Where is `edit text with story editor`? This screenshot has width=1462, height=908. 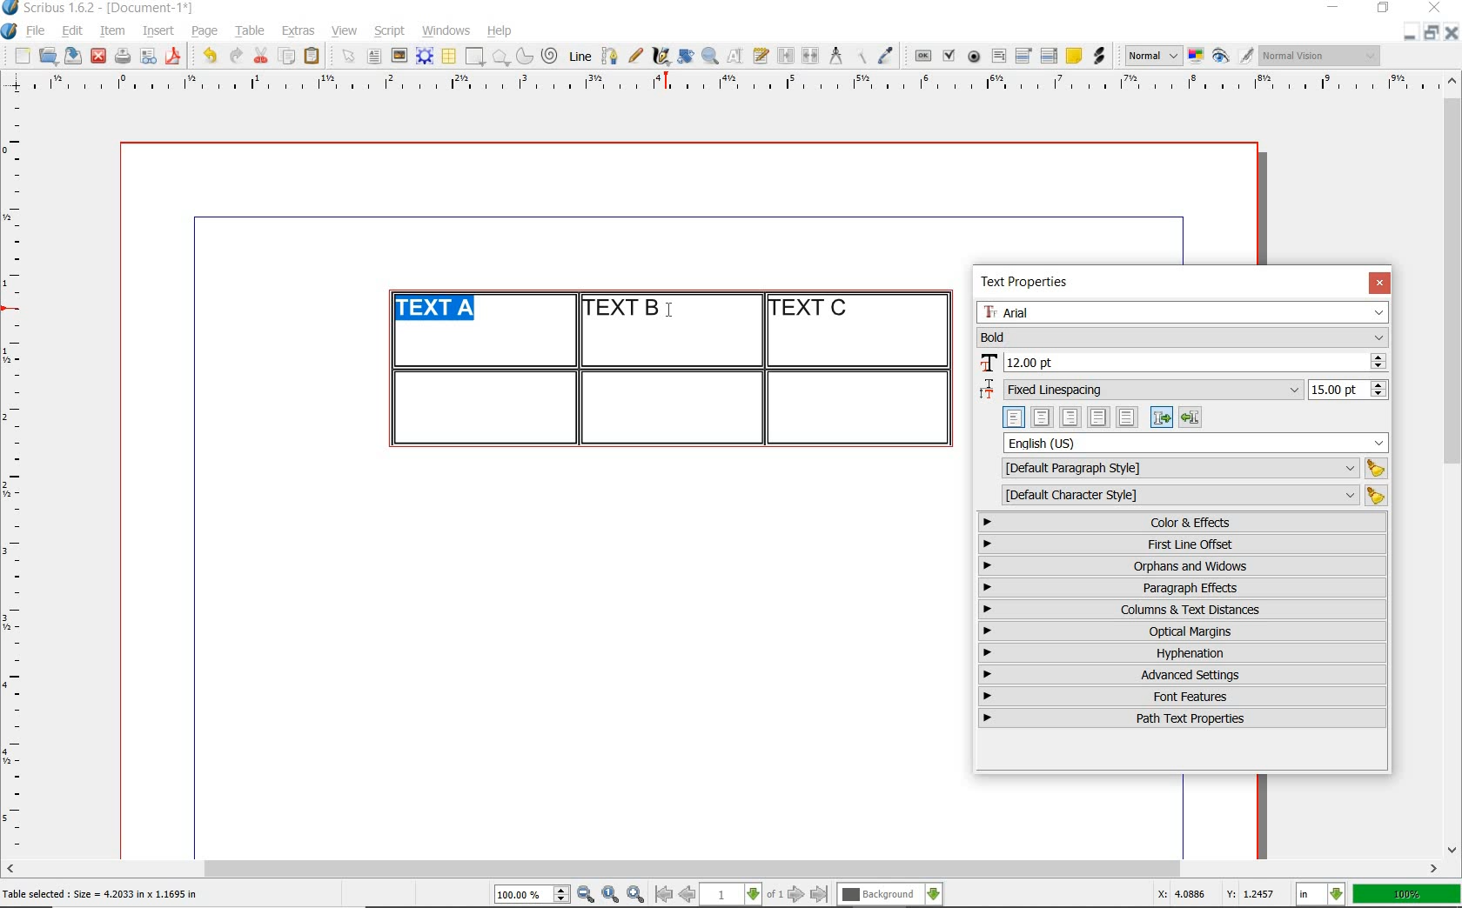
edit text with story editor is located at coordinates (761, 55).